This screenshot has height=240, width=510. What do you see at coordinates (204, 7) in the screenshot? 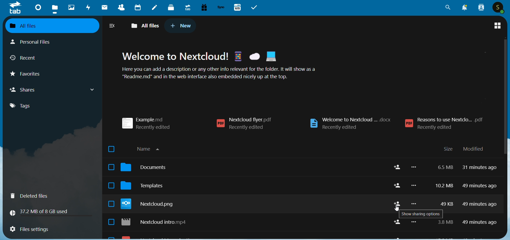
I see `free trial` at bounding box center [204, 7].